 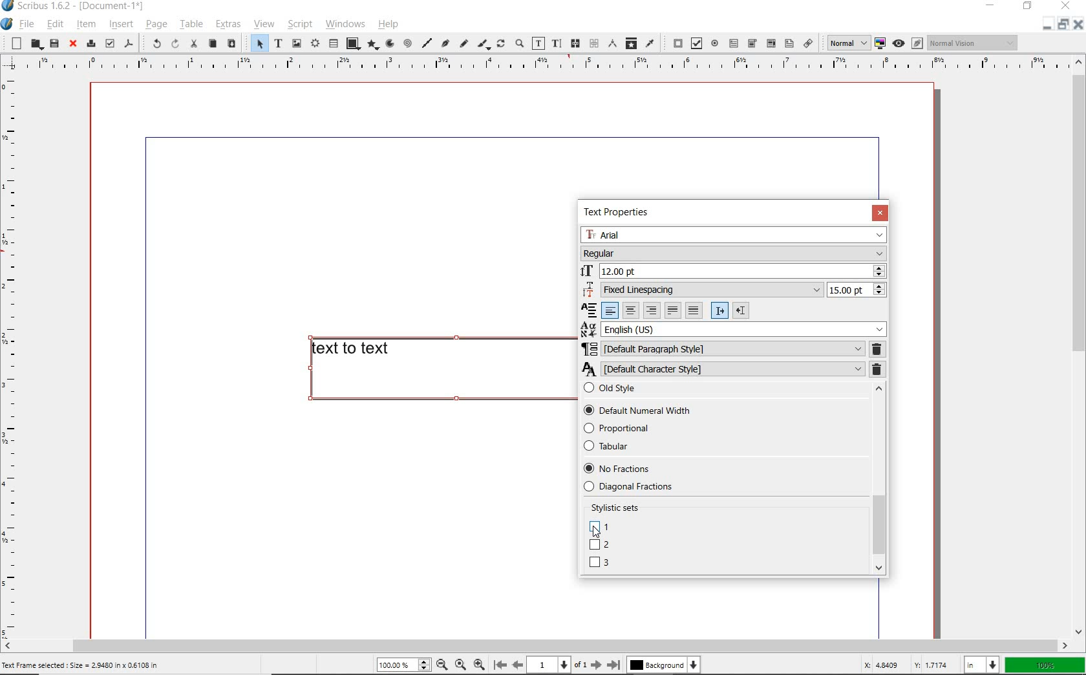 What do you see at coordinates (121, 25) in the screenshot?
I see `insert` at bounding box center [121, 25].